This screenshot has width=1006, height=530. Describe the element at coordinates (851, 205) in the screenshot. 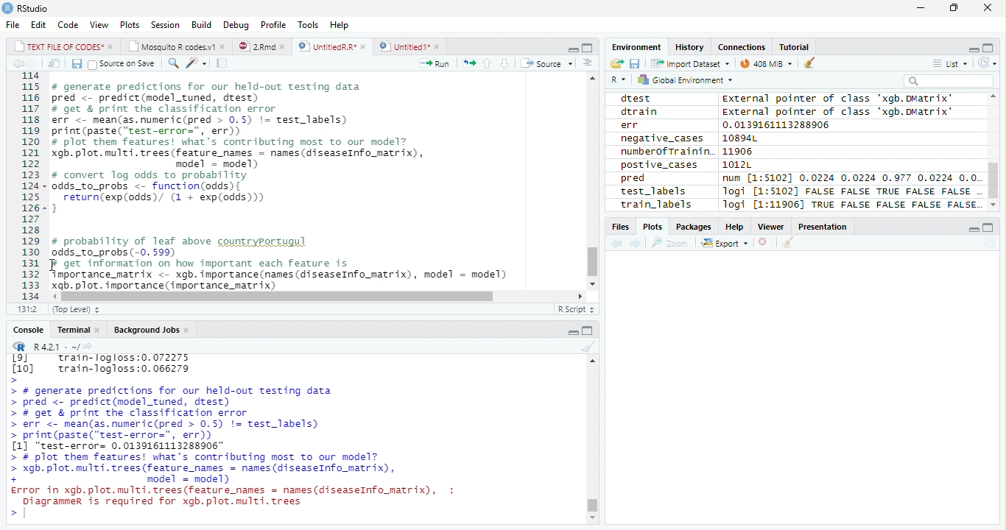

I see `Jogi [1:11906] TRUE FALSE FALSE FALSE FALSE.` at that location.